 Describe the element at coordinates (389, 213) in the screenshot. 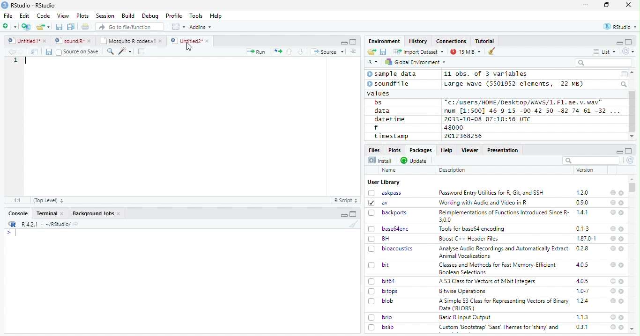

I see `backports` at that location.